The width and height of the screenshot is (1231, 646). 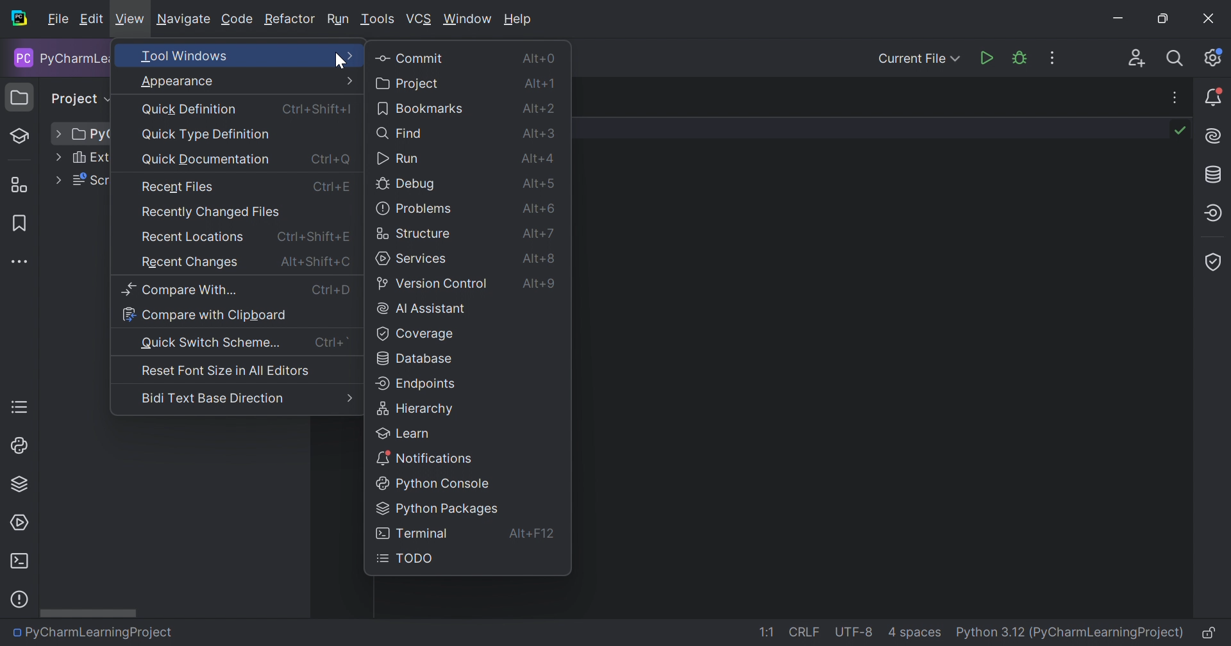 What do you see at coordinates (985, 60) in the screenshot?
I see `Run 'new.py'` at bounding box center [985, 60].